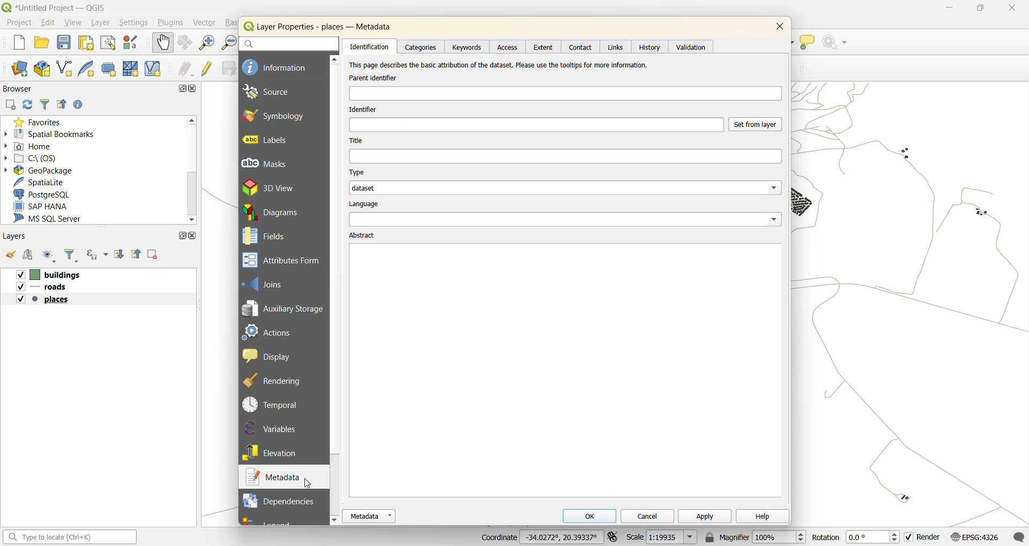 Image resolution: width=1029 pixels, height=546 pixels. Describe the element at coordinates (538, 124) in the screenshot. I see `identifier` at that location.